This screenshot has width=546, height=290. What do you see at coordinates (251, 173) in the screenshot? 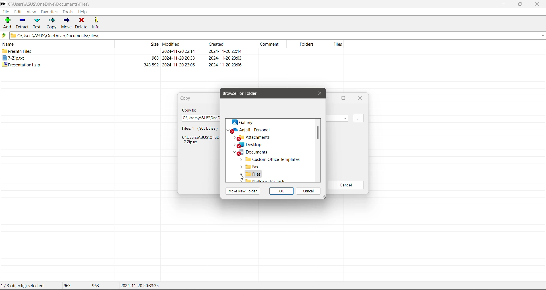
I see `Files` at bounding box center [251, 173].